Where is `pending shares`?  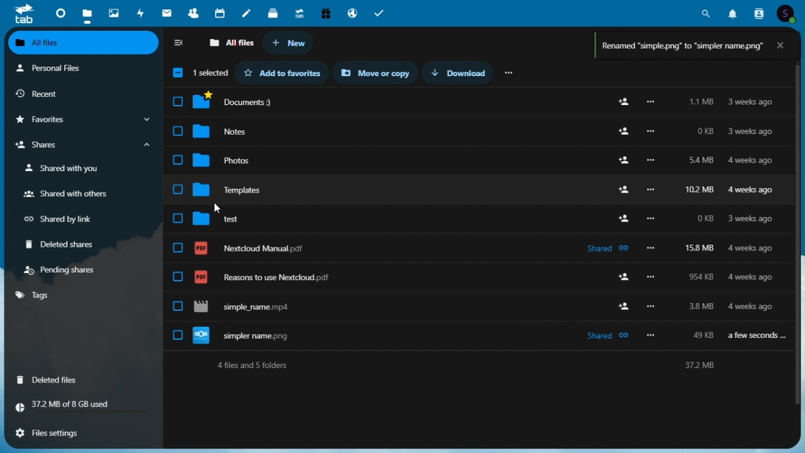 pending shares is located at coordinates (63, 270).